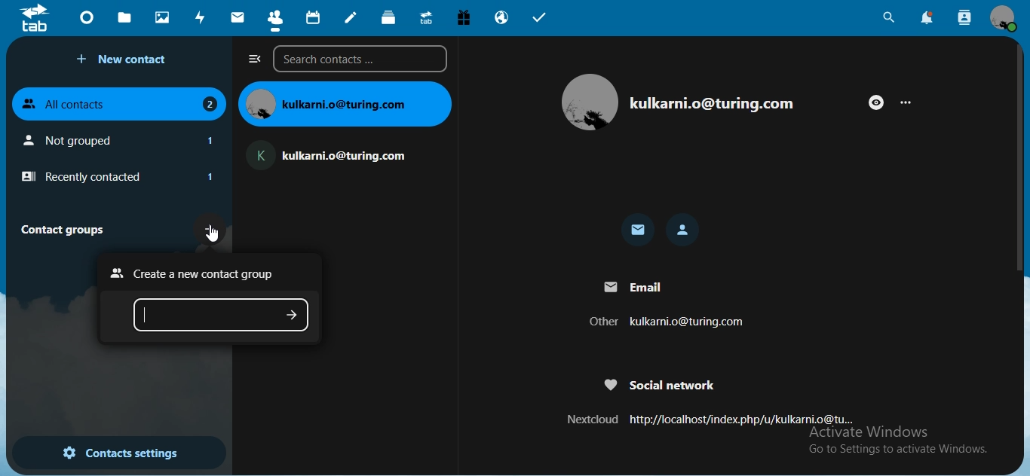  Describe the element at coordinates (707, 418) in the screenshot. I see `Nextcloud  http://localhost/index.php/u/kulkarni.o@tu..` at that location.